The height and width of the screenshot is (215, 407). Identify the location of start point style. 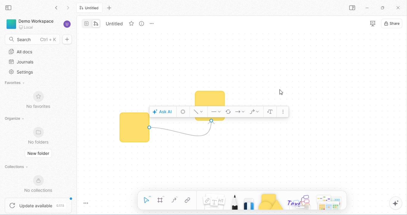
(217, 113).